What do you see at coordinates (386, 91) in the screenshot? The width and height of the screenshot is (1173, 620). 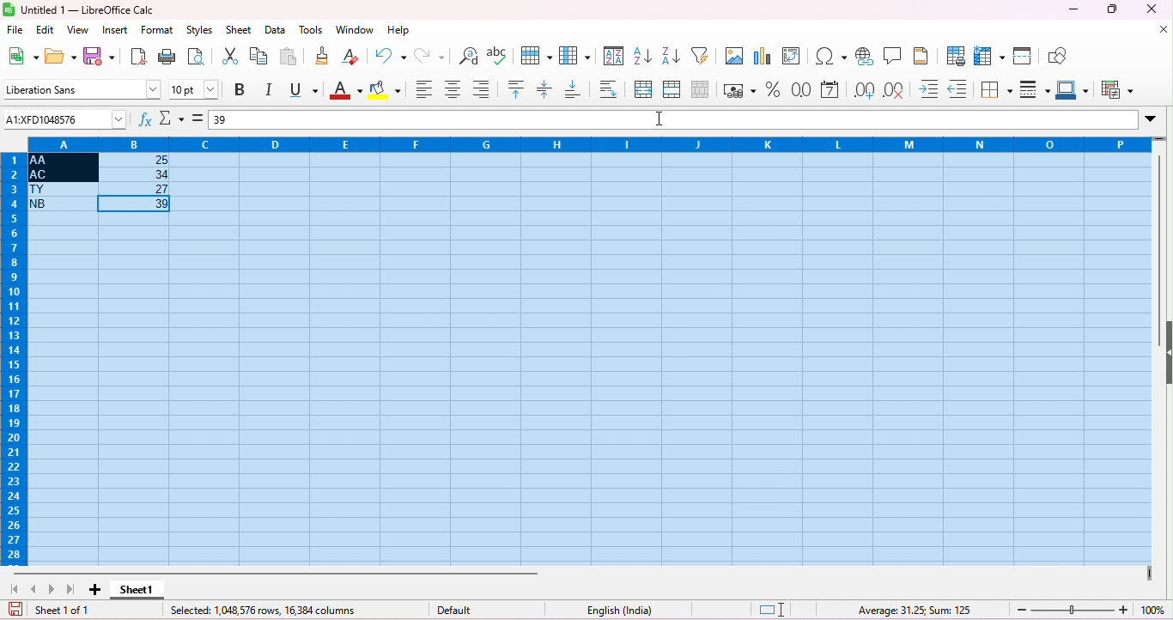 I see `background` at bounding box center [386, 91].